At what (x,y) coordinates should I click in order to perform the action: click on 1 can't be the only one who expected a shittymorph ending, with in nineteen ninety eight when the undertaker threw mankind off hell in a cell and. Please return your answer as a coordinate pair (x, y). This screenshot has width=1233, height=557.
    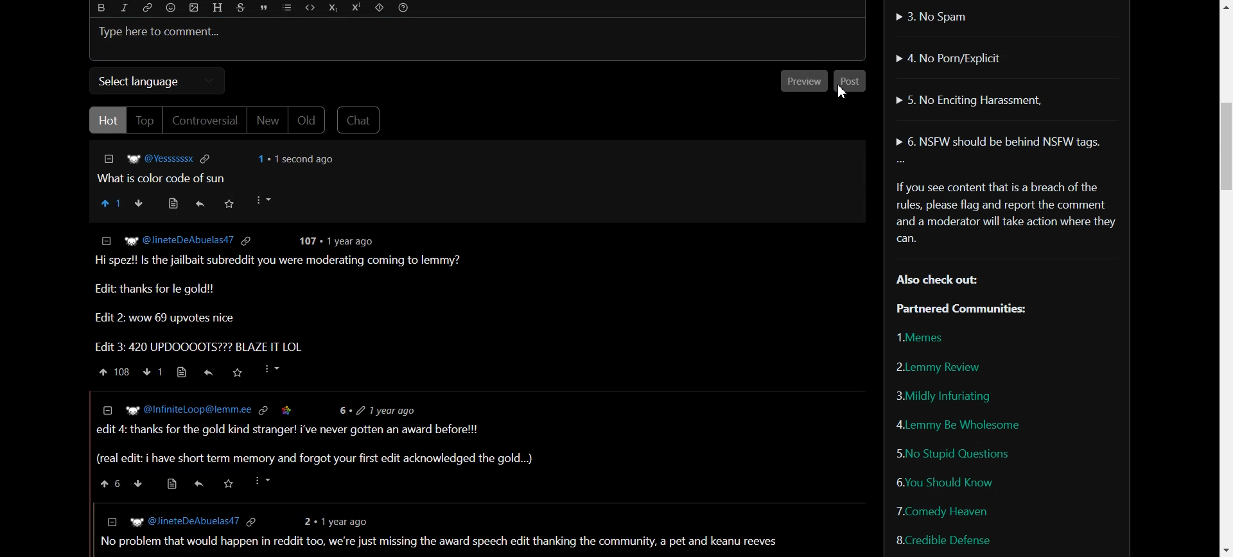
    Looking at the image, I should click on (460, 542).